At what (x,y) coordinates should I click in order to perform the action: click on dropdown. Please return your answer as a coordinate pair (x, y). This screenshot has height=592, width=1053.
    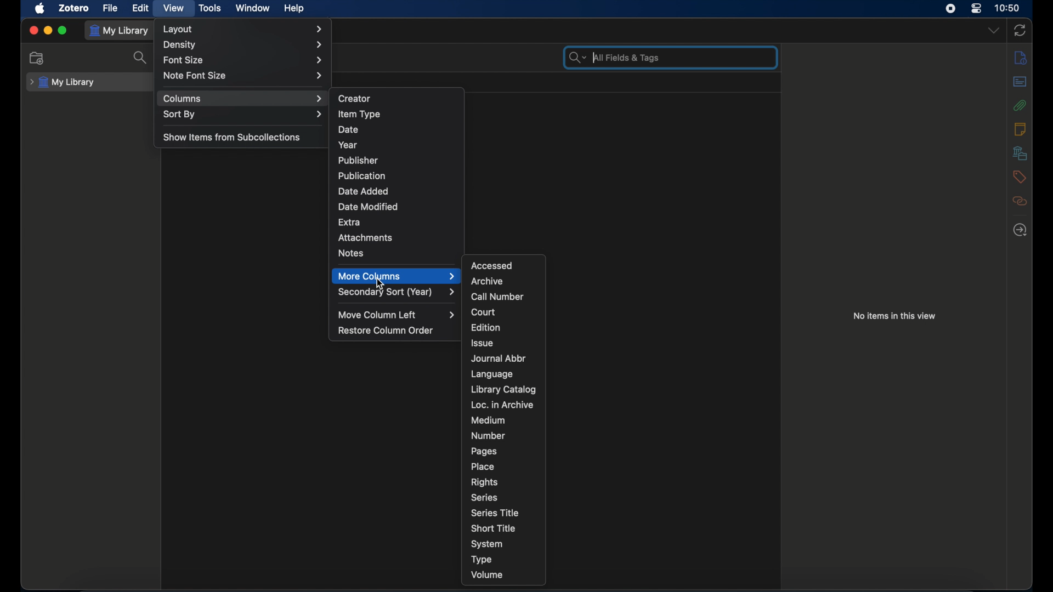
    Looking at the image, I should click on (994, 30).